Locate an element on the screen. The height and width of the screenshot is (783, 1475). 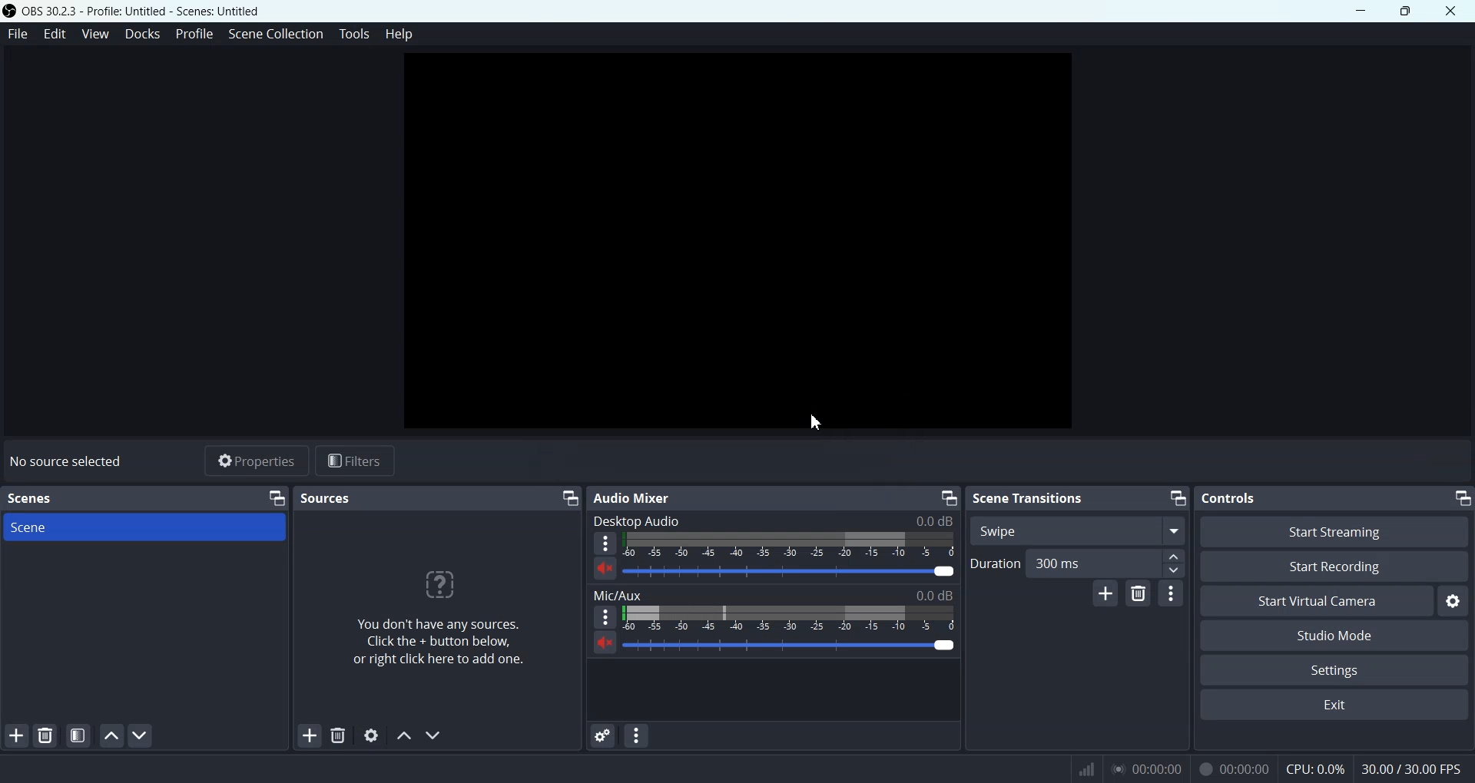
Transition properties is located at coordinates (1172, 593).